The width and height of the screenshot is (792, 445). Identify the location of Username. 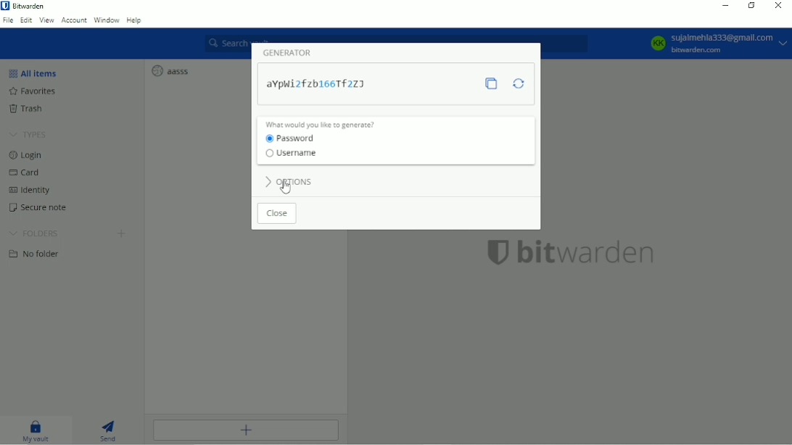
(292, 155).